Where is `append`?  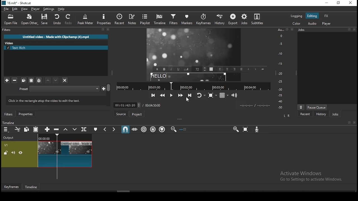
append is located at coordinates (48, 129).